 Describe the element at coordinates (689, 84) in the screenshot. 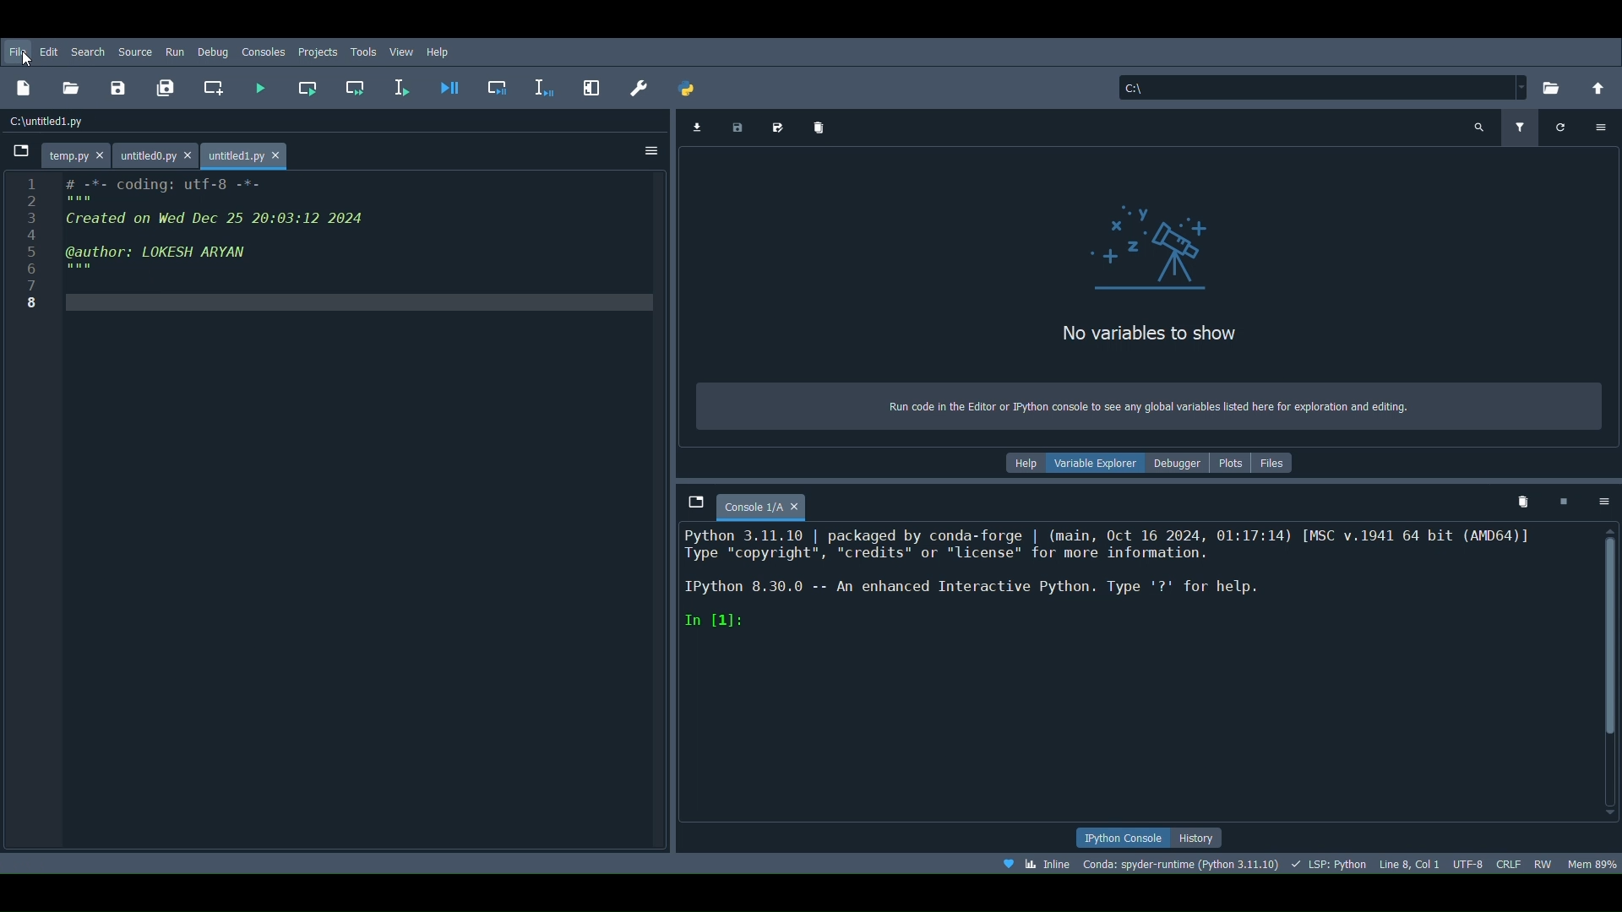

I see `PYTHONPATH manager` at that location.